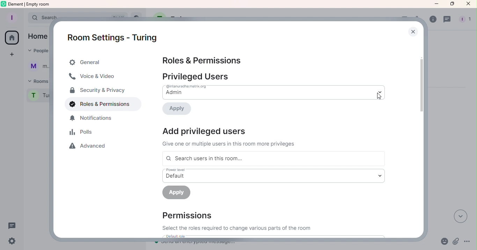 This screenshot has width=477, height=250. Describe the element at coordinates (199, 77) in the screenshot. I see `Privileged users` at that location.